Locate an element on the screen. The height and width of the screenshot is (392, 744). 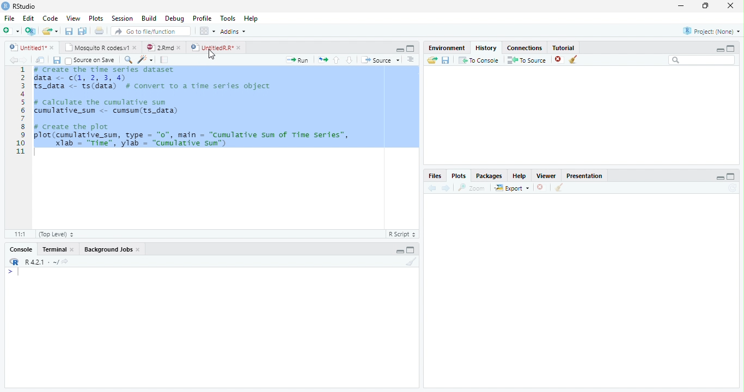
Debug is located at coordinates (176, 19).